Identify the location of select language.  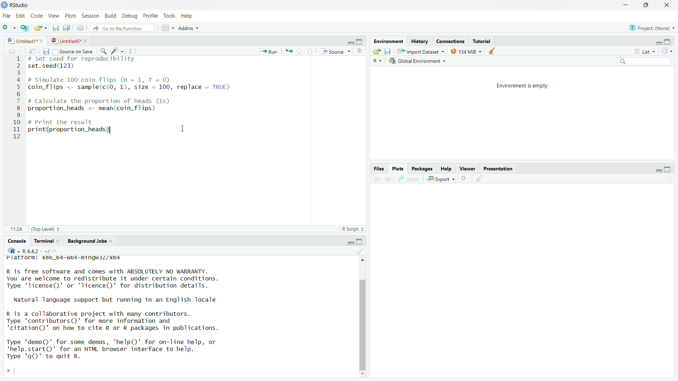
(11, 251).